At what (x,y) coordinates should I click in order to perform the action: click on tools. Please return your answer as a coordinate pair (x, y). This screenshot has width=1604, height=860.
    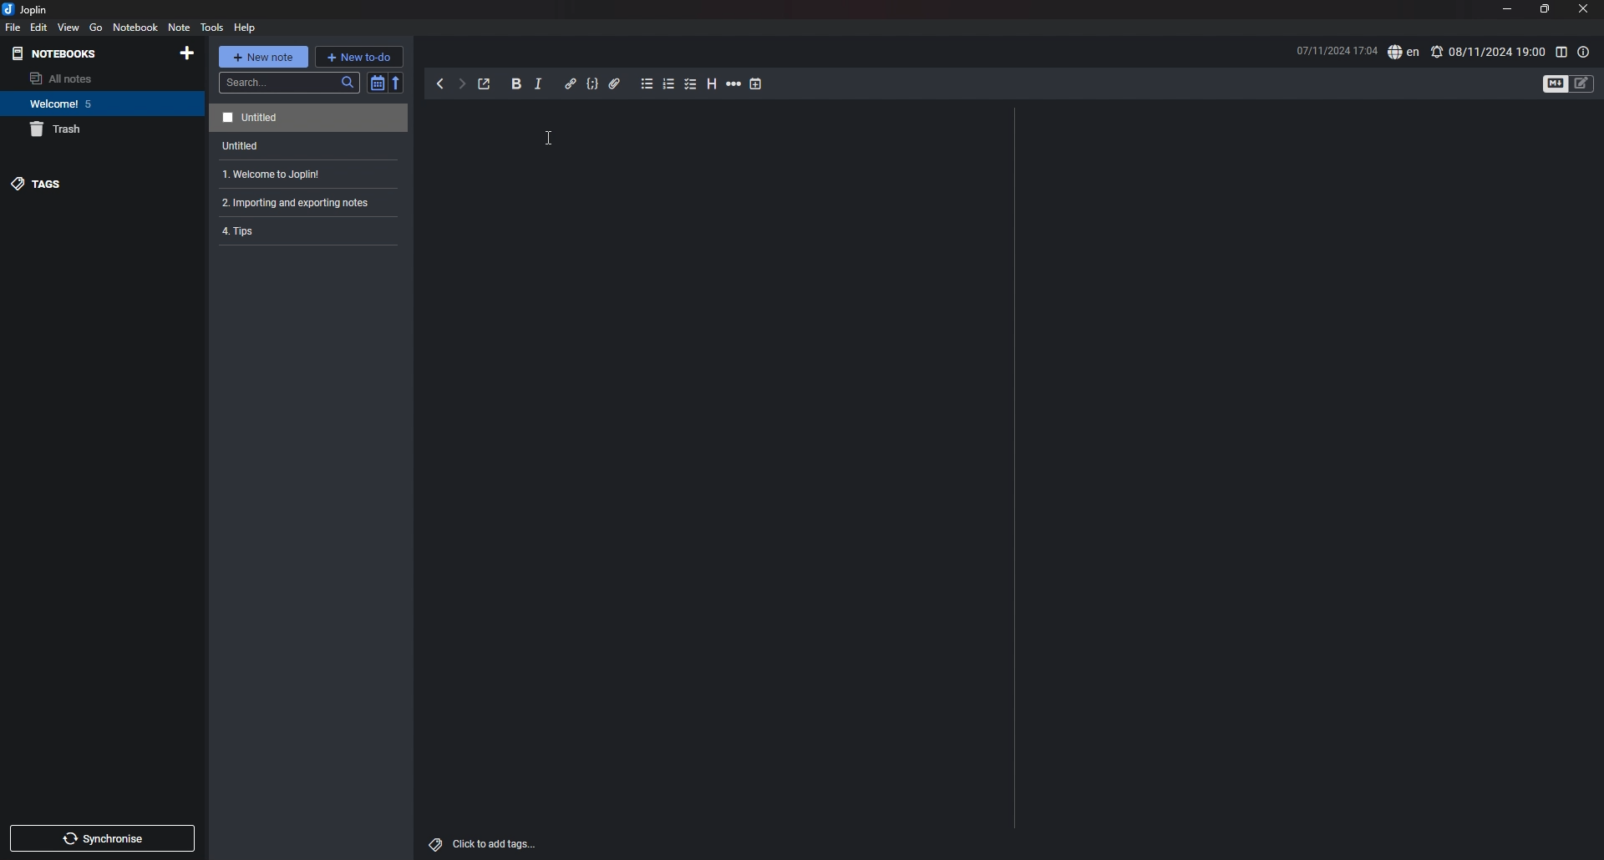
    Looking at the image, I should click on (211, 28).